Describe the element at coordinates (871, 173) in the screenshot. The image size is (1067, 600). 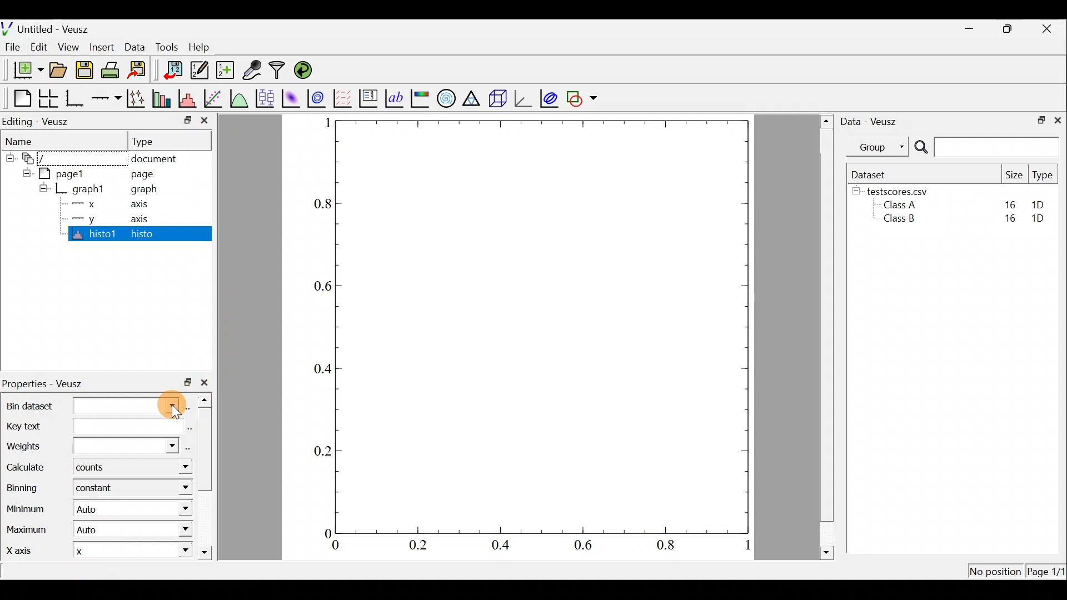
I see `Dataset` at that location.